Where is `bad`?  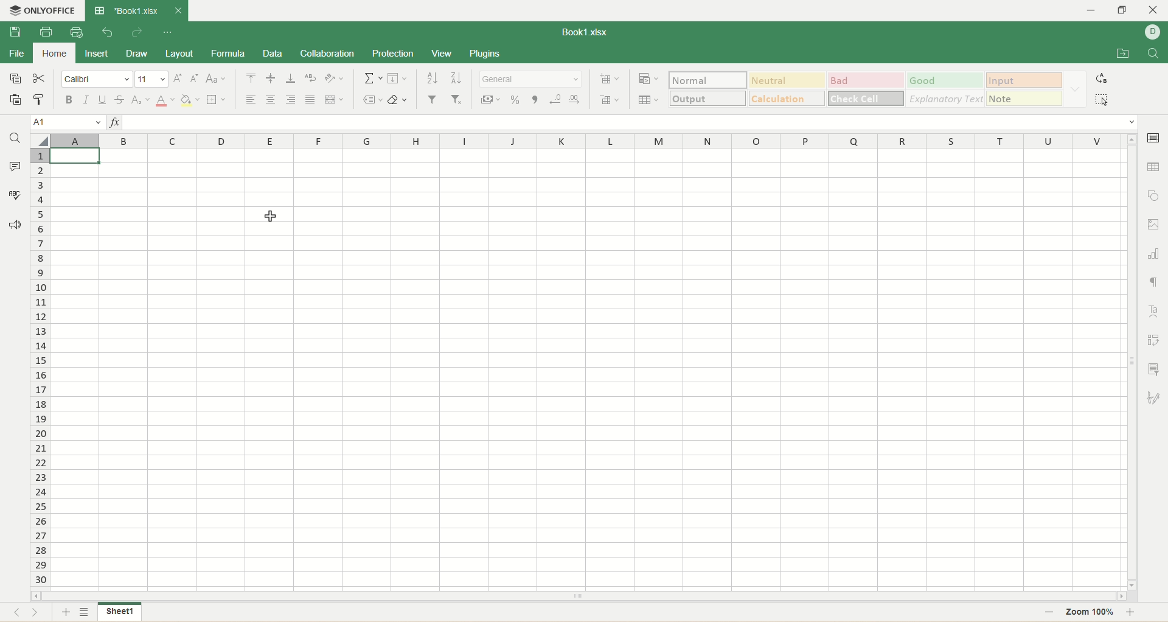 bad is located at coordinates (866, 80).